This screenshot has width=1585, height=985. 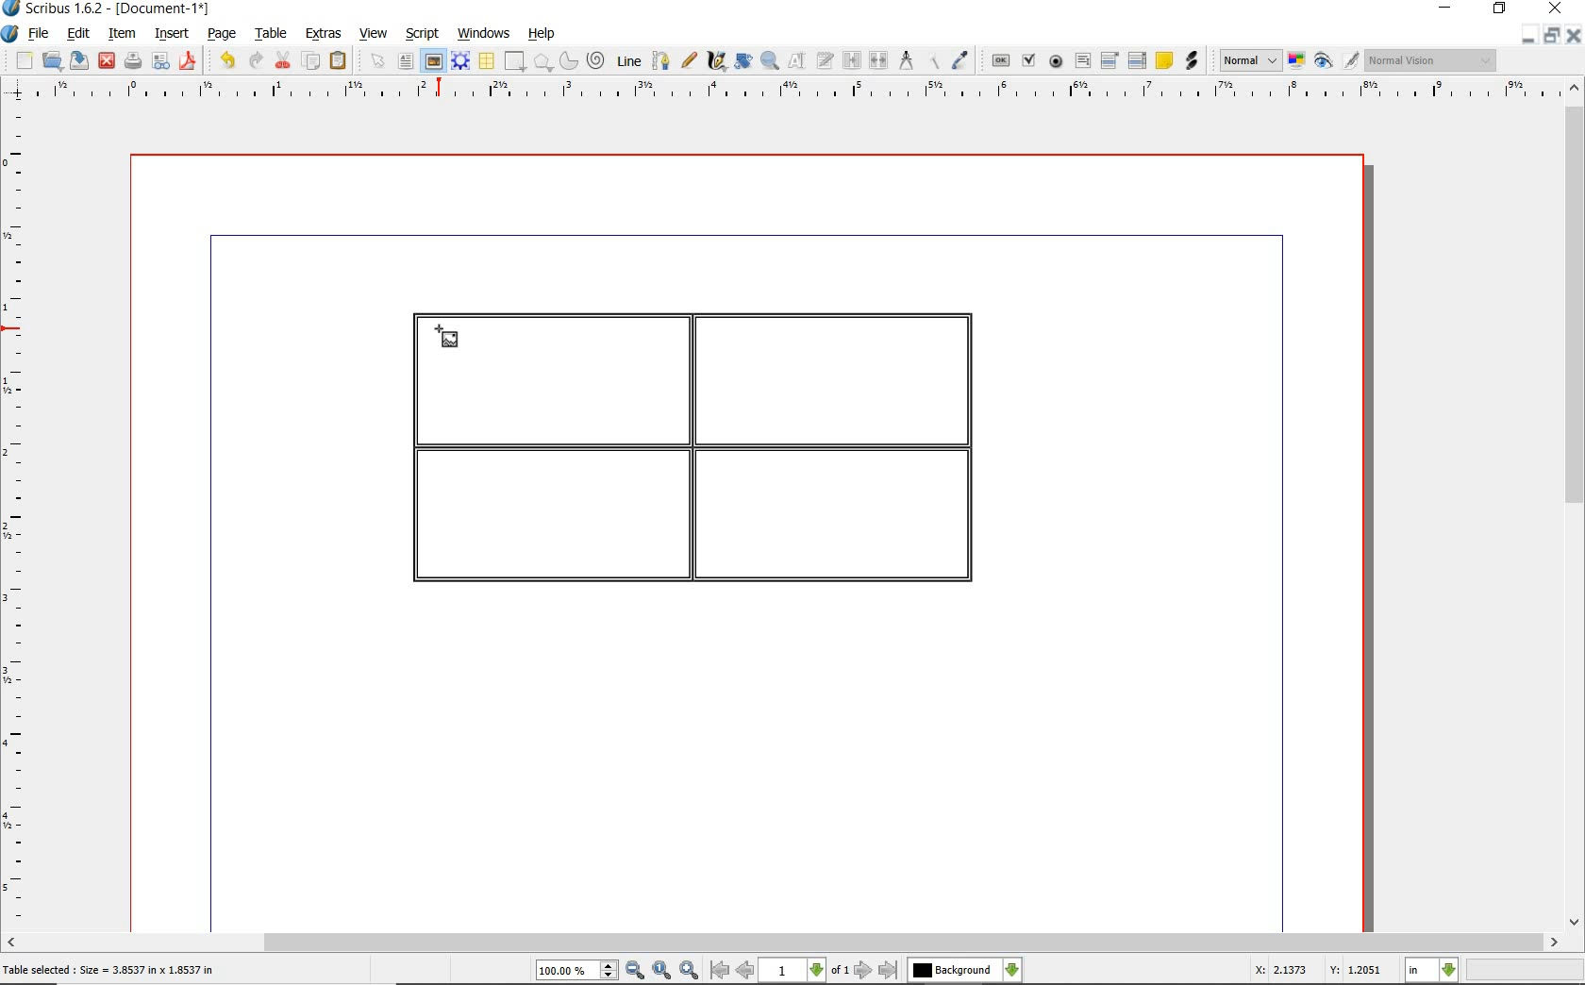 I want to click on table, so click(x=273, y=35).